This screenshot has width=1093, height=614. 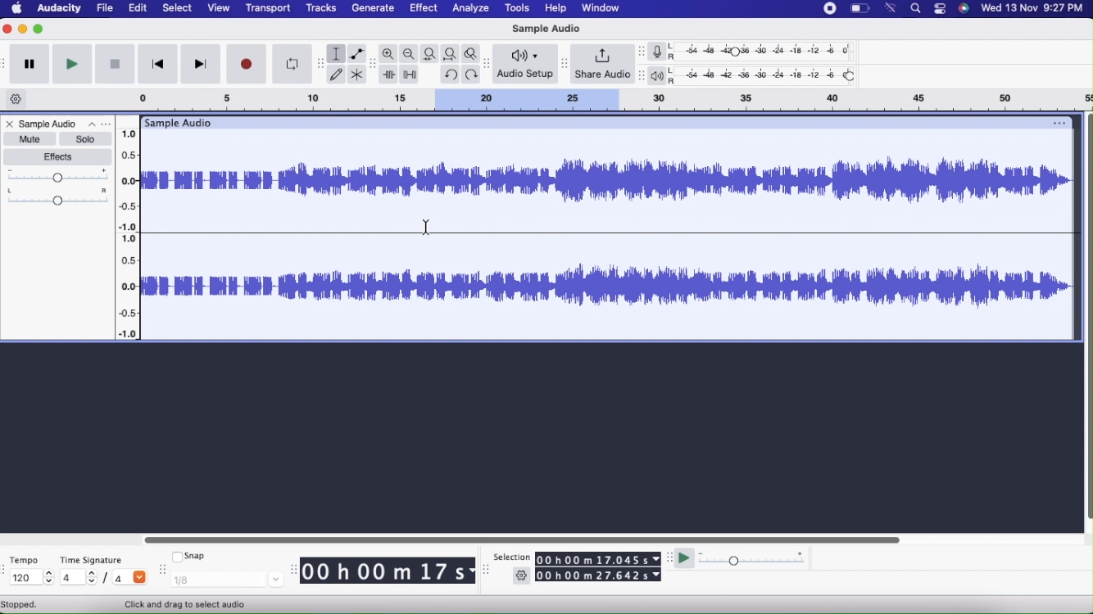 What do you see at coordinates (686, 561) in the screenshot?
I see `Play at speed` at bounding box center [686, 561].